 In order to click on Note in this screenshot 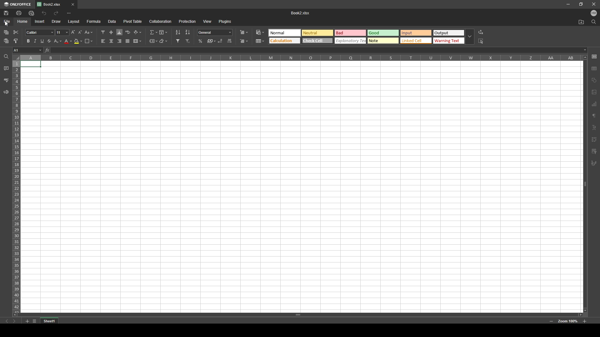, I will do `click(383, 41)`.